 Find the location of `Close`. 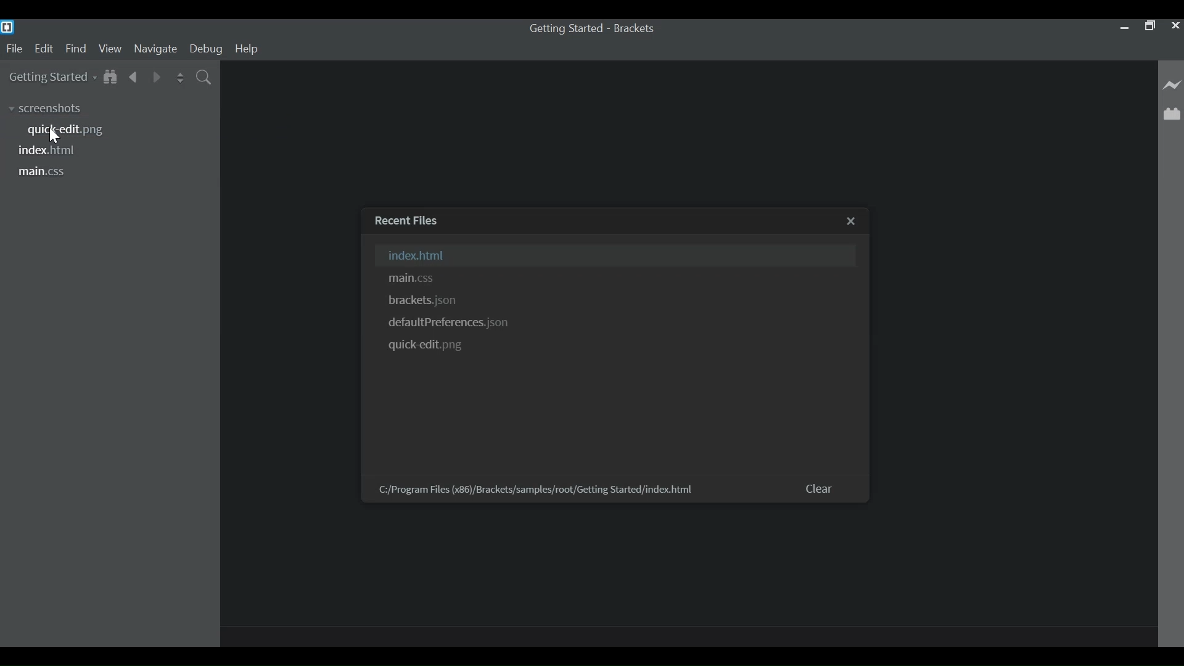

Close is located at coordinates (1174, 25).